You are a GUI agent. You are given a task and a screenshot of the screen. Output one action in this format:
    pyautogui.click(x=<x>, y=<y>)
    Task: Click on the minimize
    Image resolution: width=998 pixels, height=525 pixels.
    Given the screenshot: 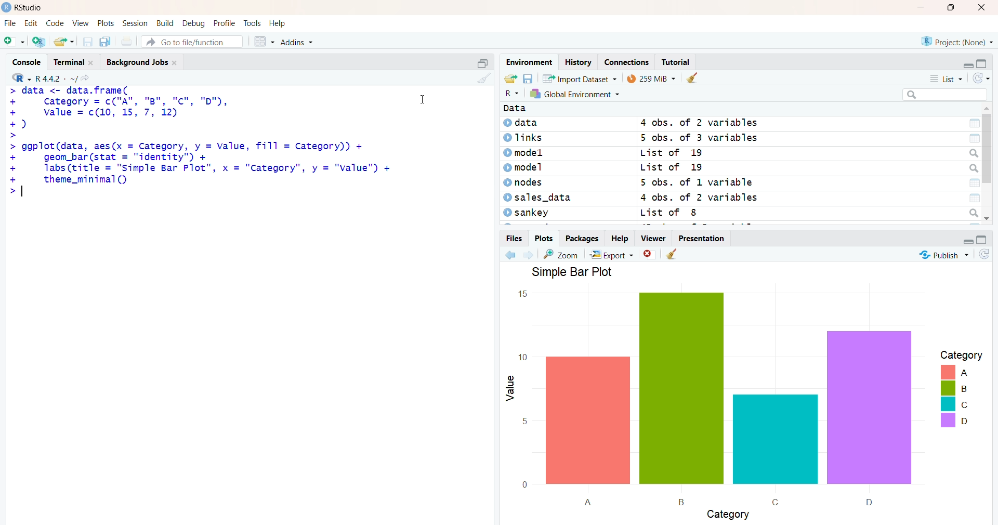 What is the action you would take?
    pyautogui.click(x=965, y=61)
    